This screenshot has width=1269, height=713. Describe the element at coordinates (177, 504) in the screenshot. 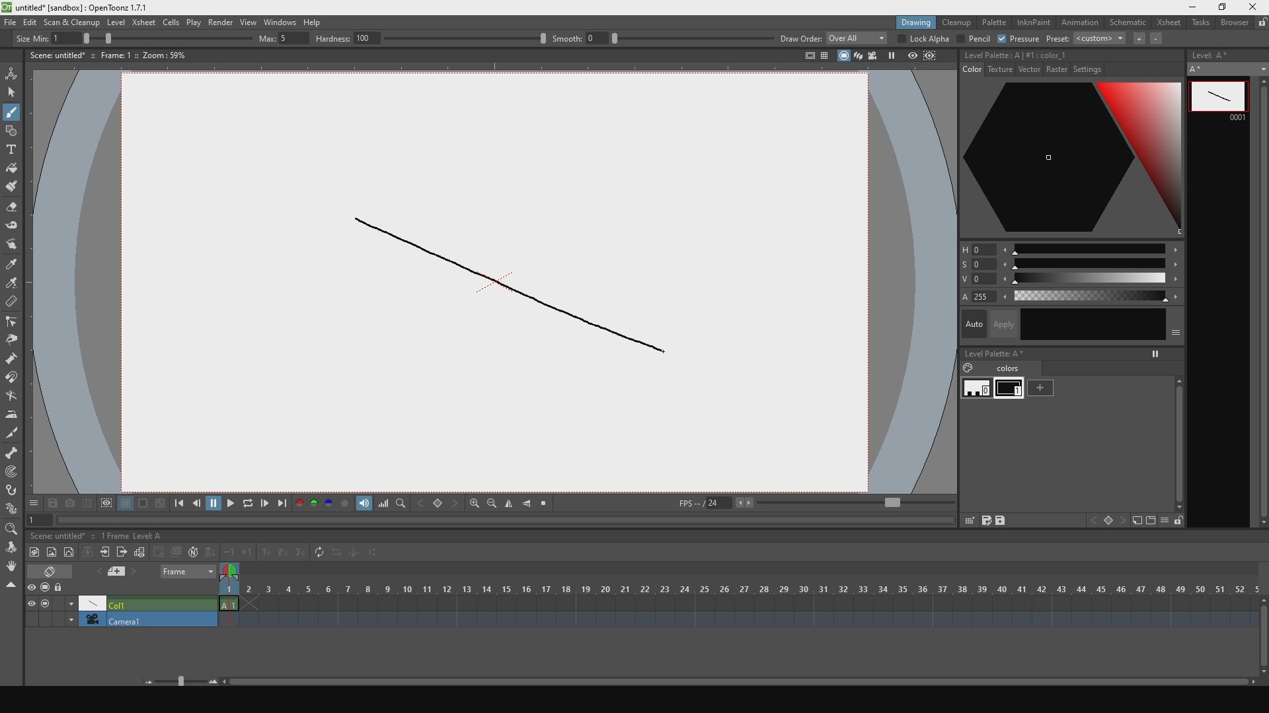

I see `skip to the previous point` at that location.